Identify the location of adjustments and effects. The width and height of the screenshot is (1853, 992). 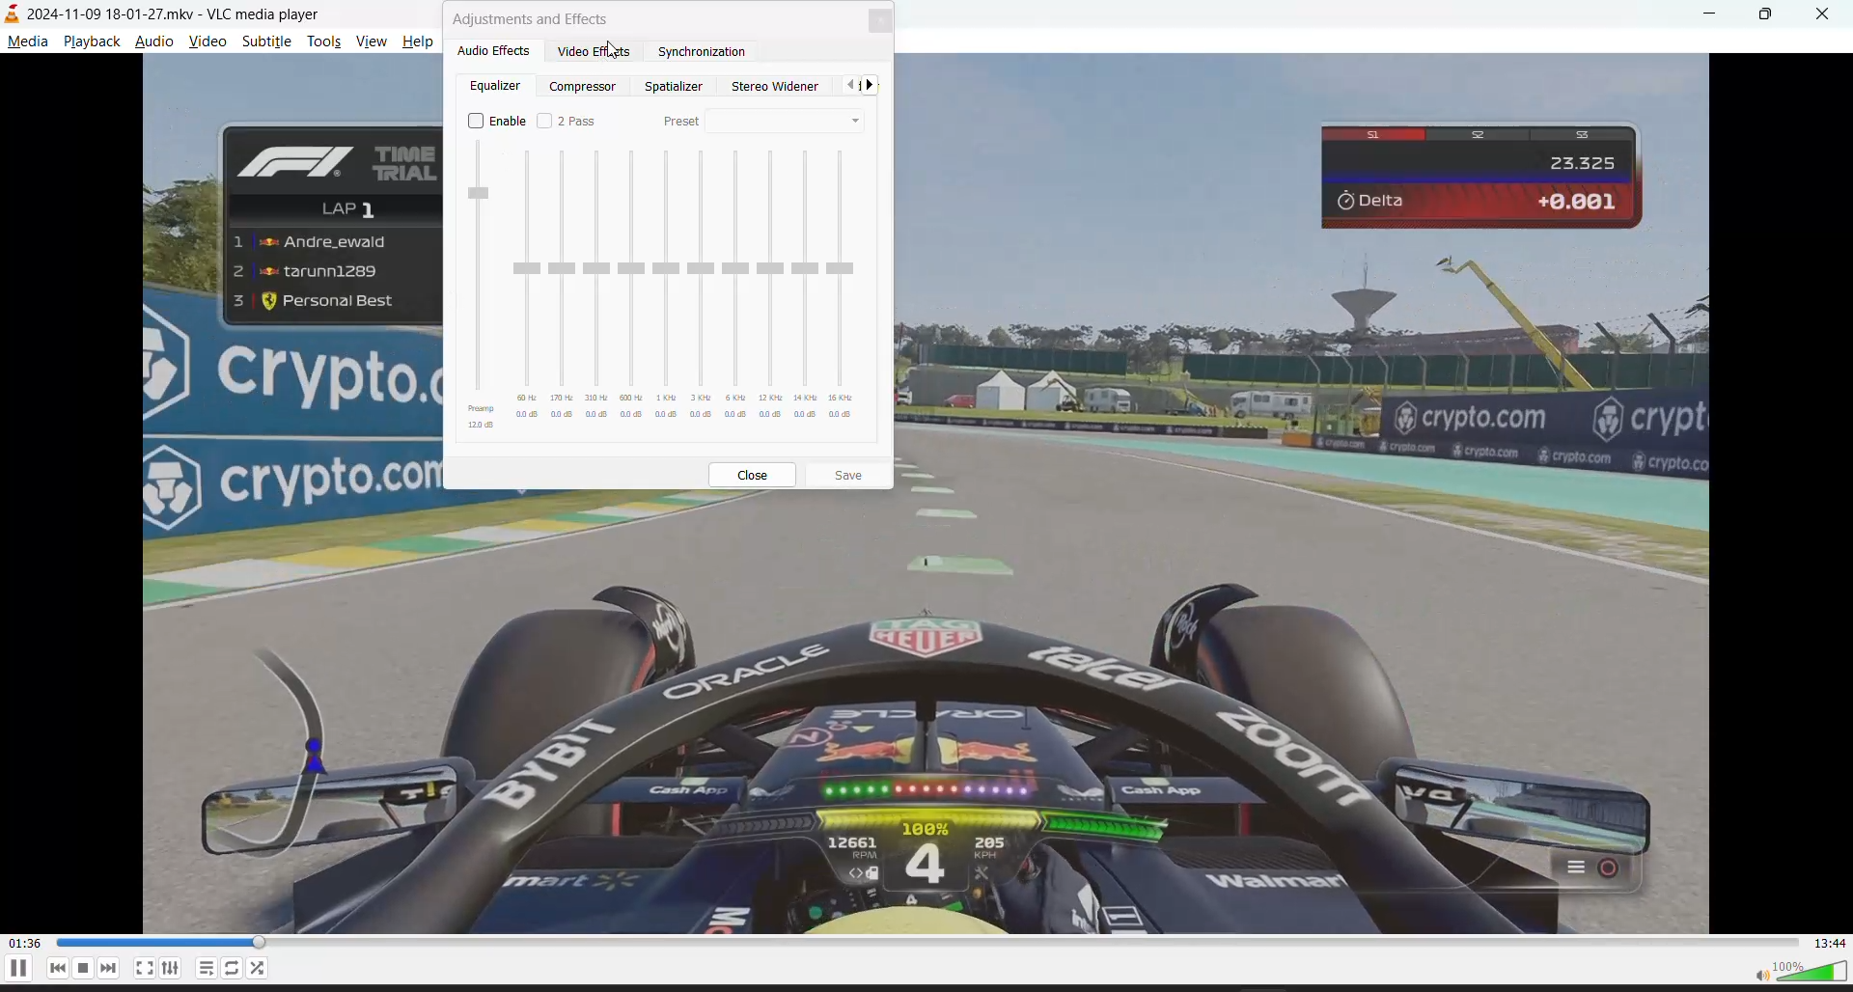
(534, 21).